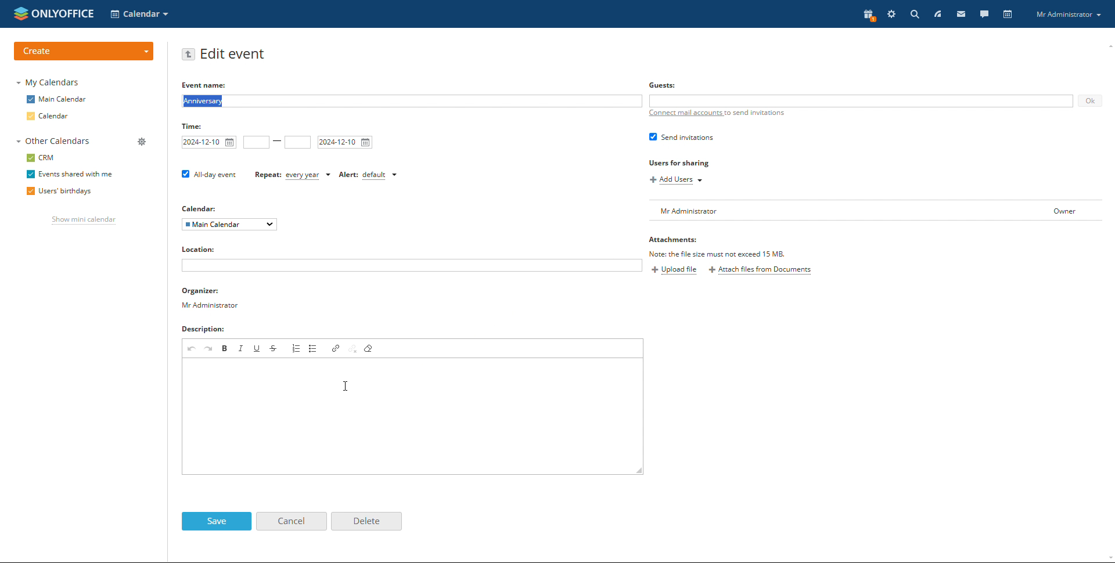 The height and width of the screenshot is (563, 1115). What do you see at coordinates (984, 14) in the screenshot?
I see `talk` at bounding box center [984, 14].